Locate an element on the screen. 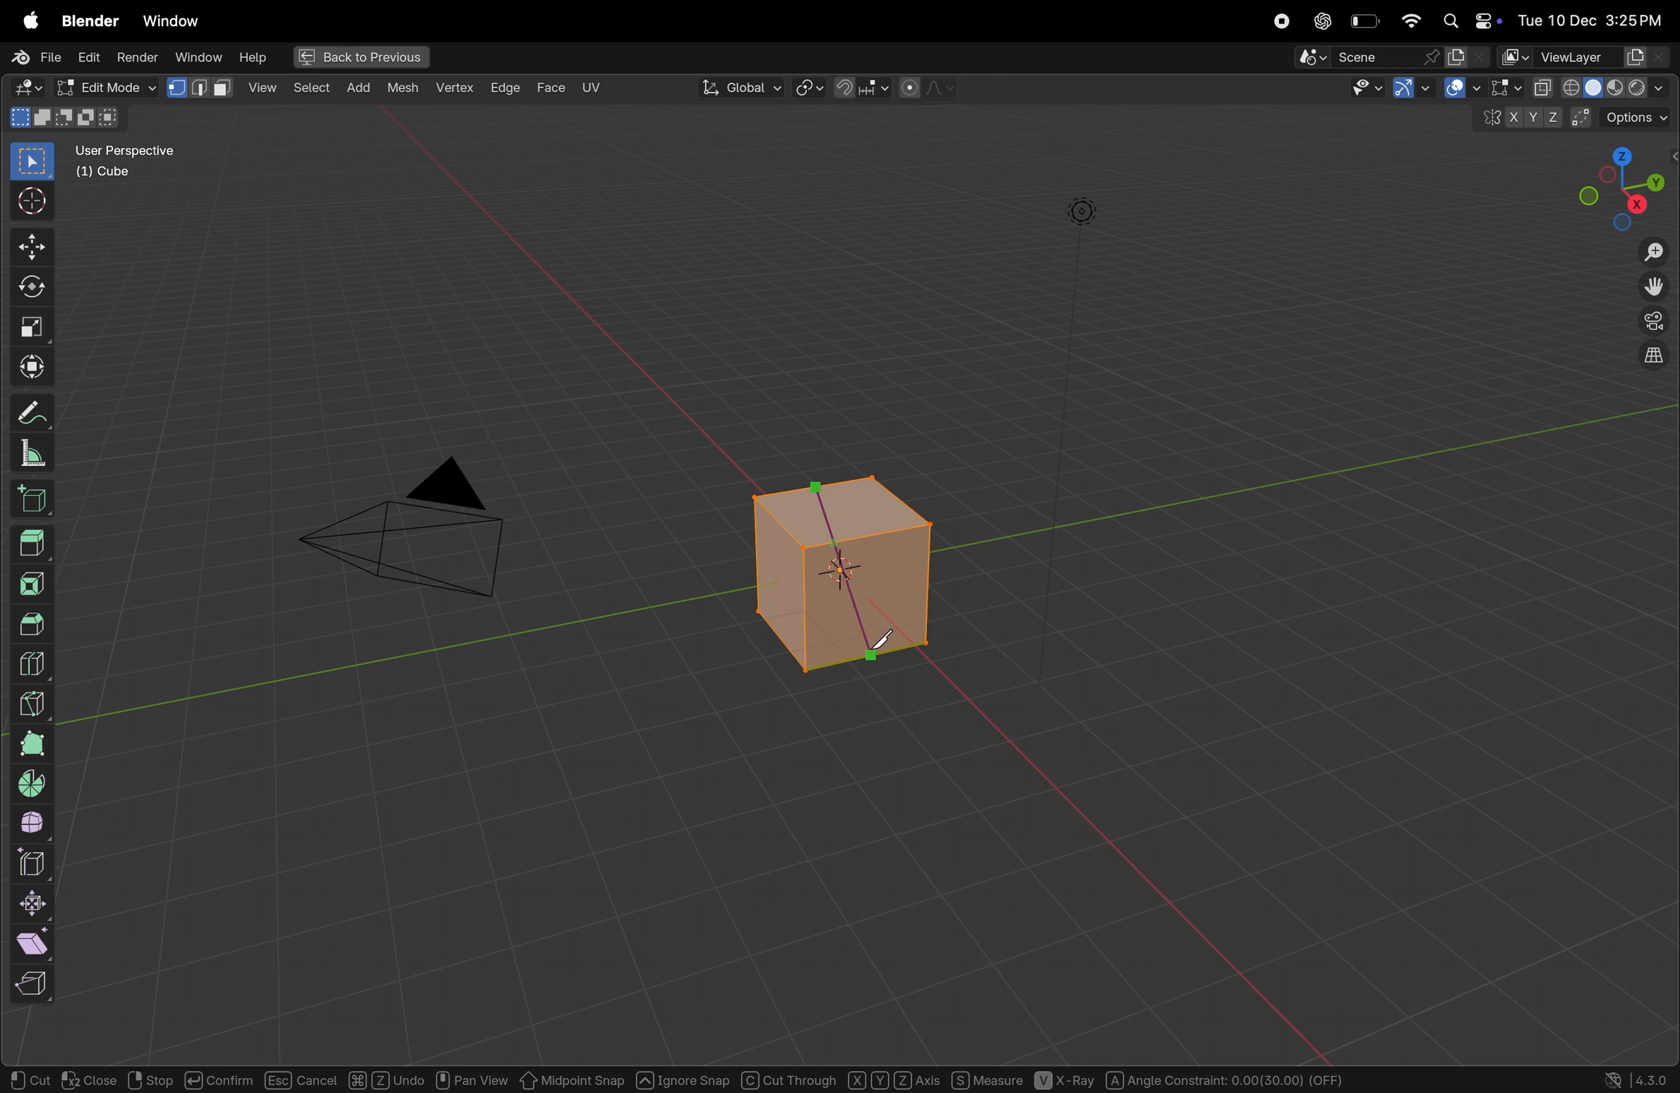  Visibility is located at coordinates (1381, 90).